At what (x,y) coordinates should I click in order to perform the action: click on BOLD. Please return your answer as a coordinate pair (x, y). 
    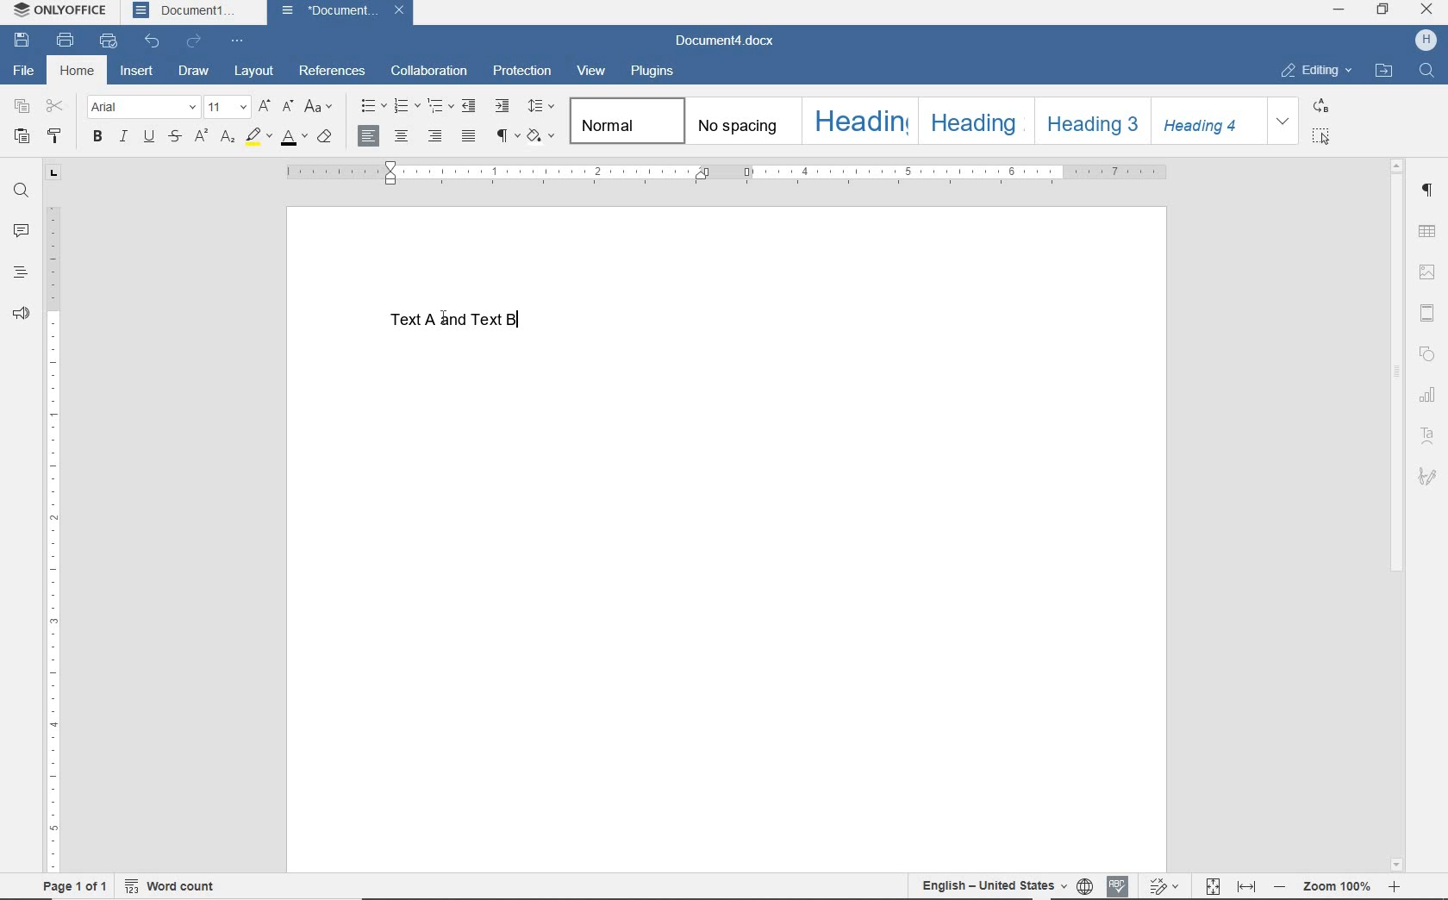
    Looking at the image, I should click on (97, 138).